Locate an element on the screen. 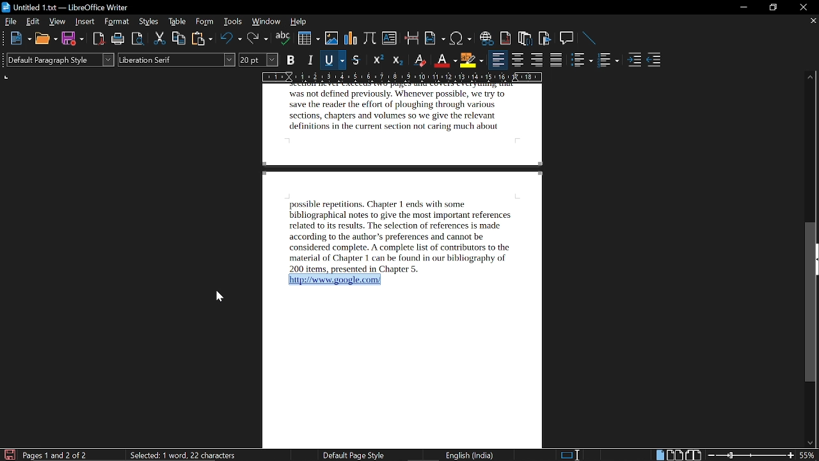 The image size is (819, 461). increase indent is located at coordinates (634, 61).